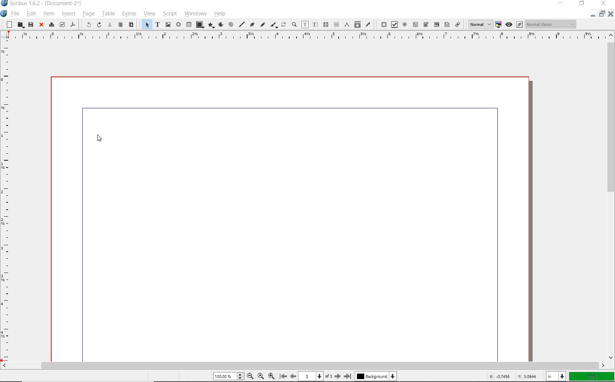 The height and width of the screenshot is (382, 615). I want to click on image frame, so click(168, 25).